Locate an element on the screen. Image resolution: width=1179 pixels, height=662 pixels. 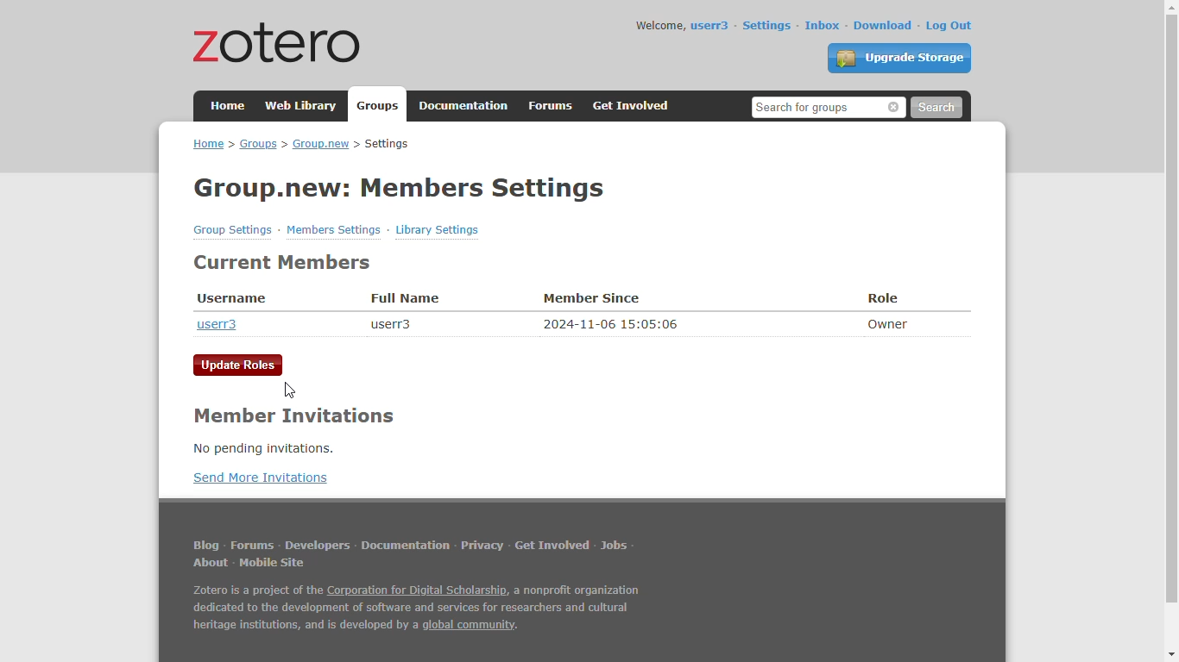
members settings is located at coordinates (333, 229).